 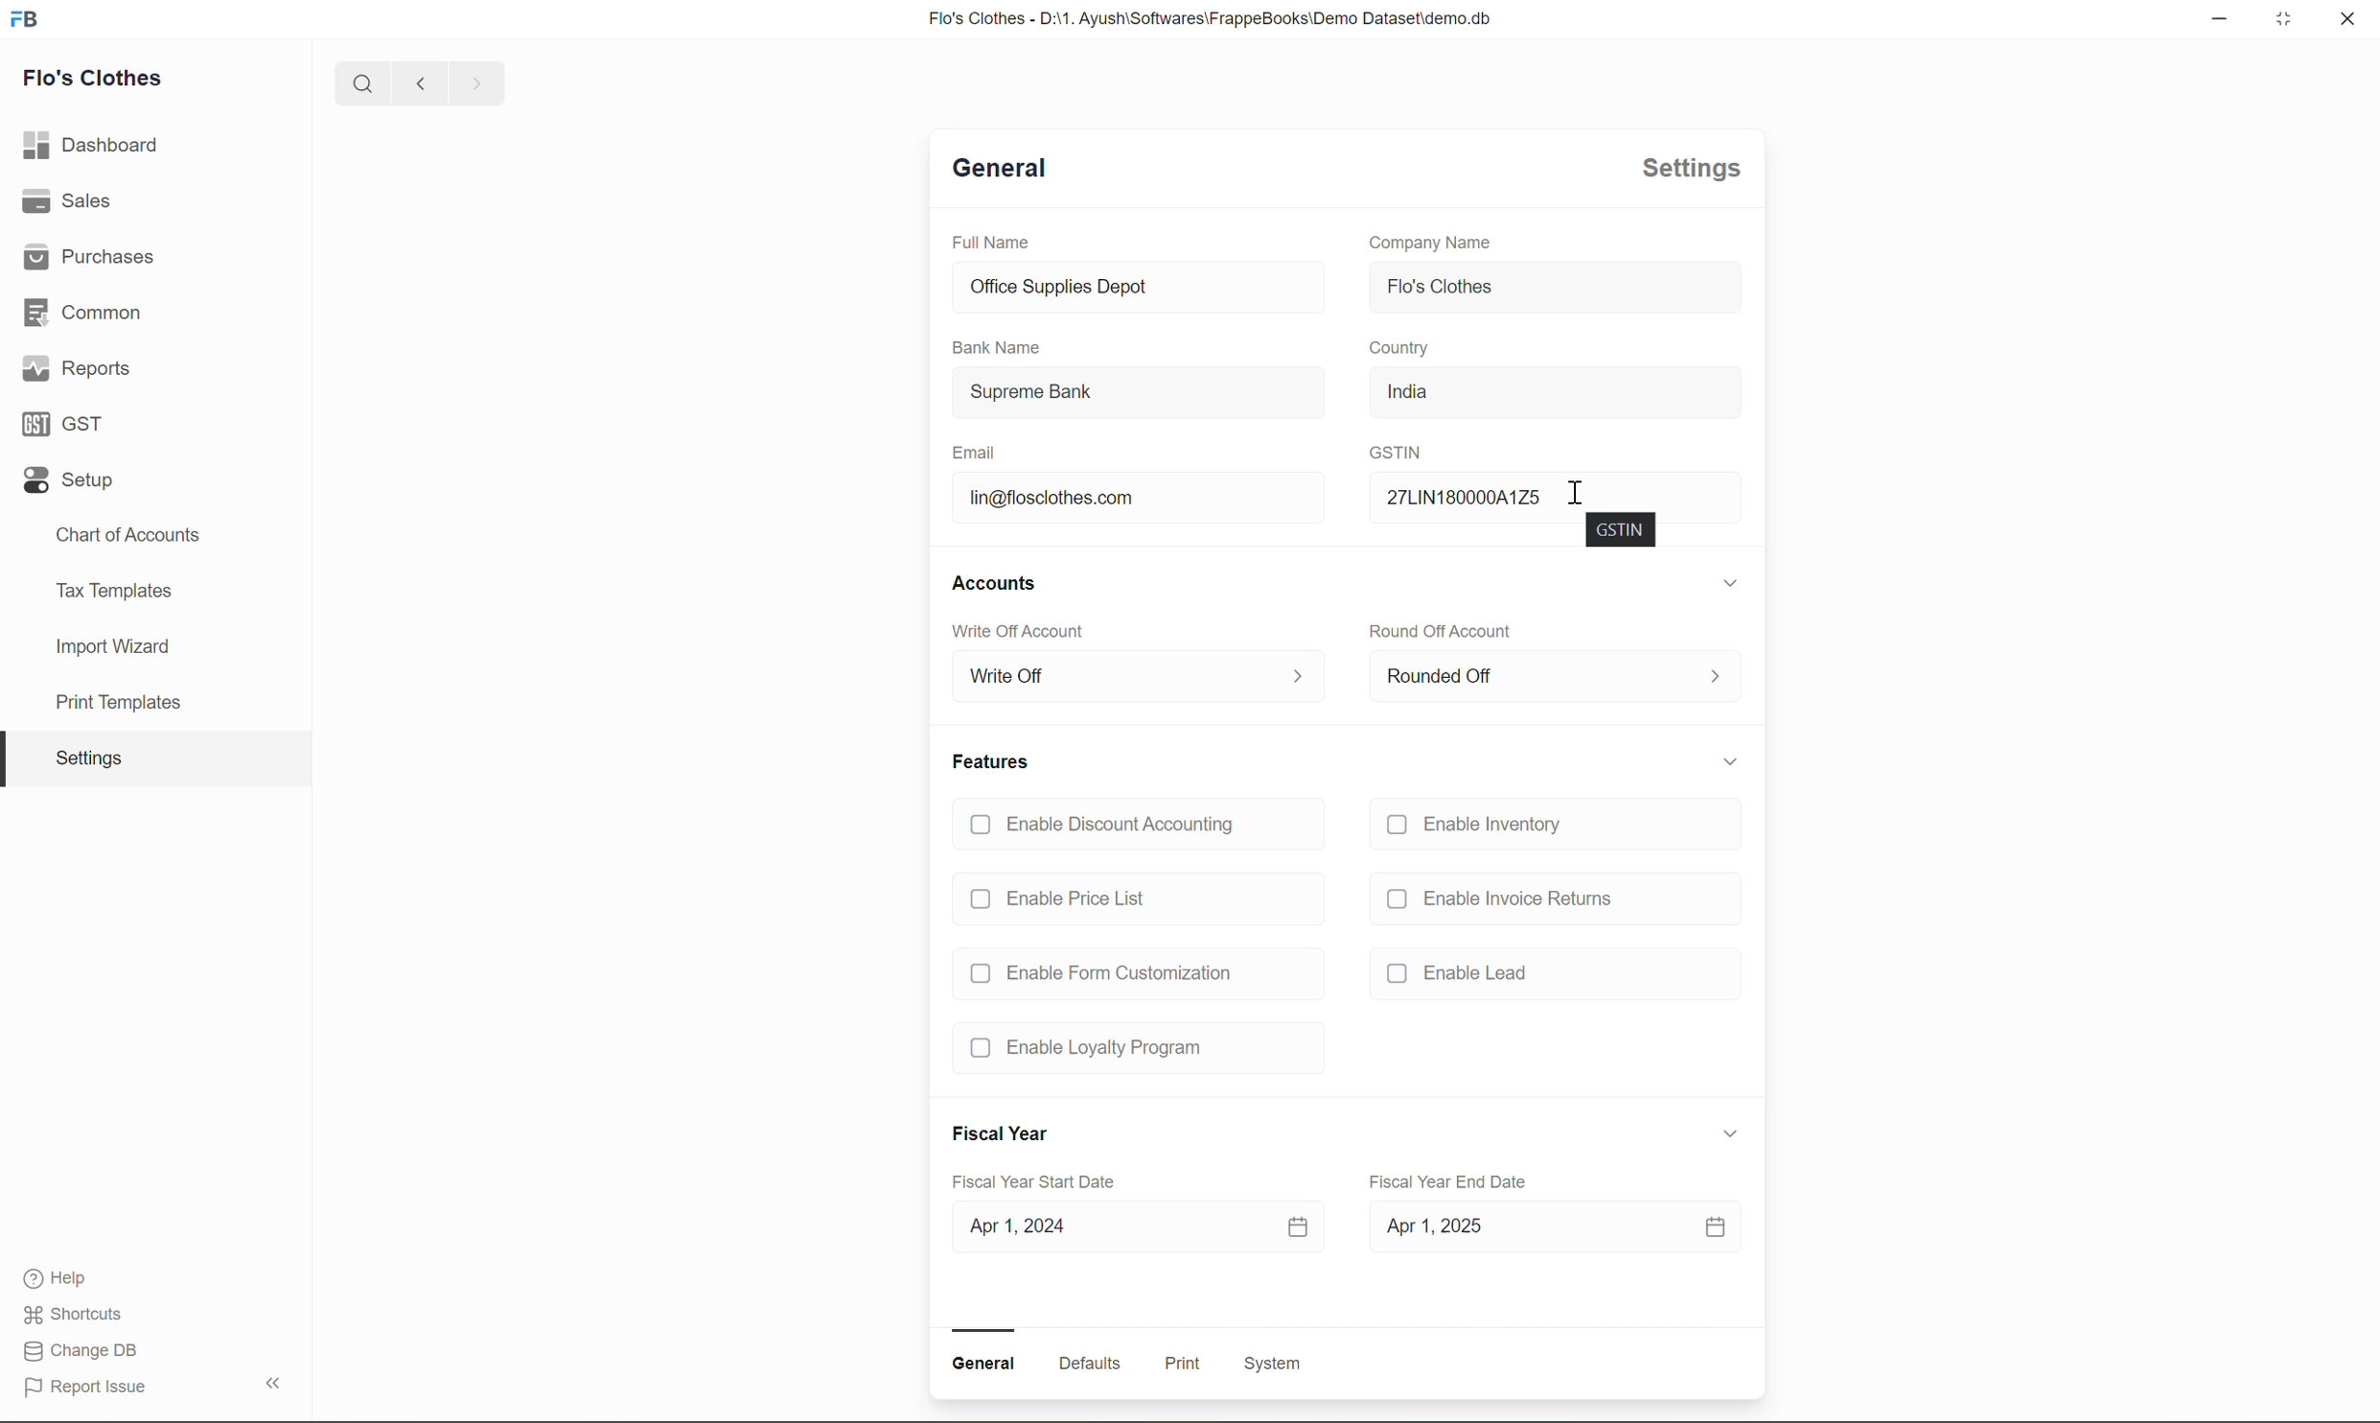 What do you see at coordinates (2284, 16) in the screenshot?
I see `maximize` at bounding box center [2284, 16].